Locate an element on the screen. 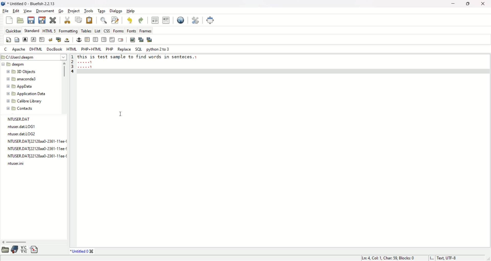 This screenshot has height=261, width=491. document is located at coordinates (46, 11).